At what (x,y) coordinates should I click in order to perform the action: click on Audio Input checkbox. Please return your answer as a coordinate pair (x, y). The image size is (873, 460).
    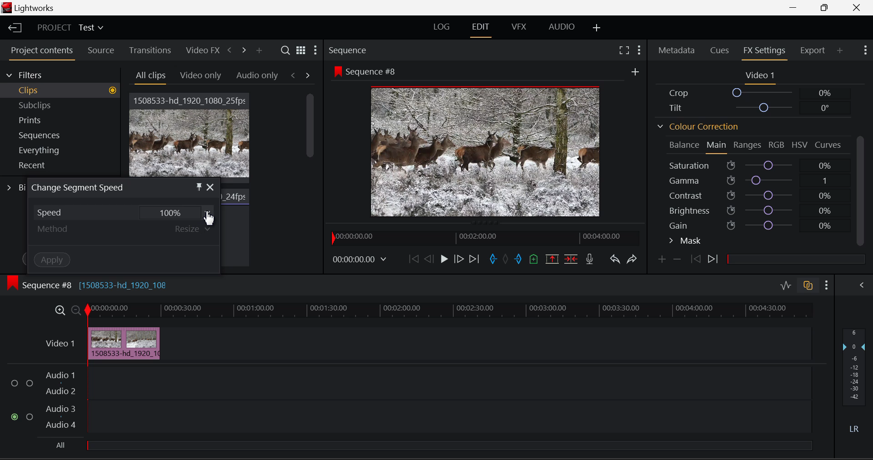
    Looking at the image, I should click on (14, 417).